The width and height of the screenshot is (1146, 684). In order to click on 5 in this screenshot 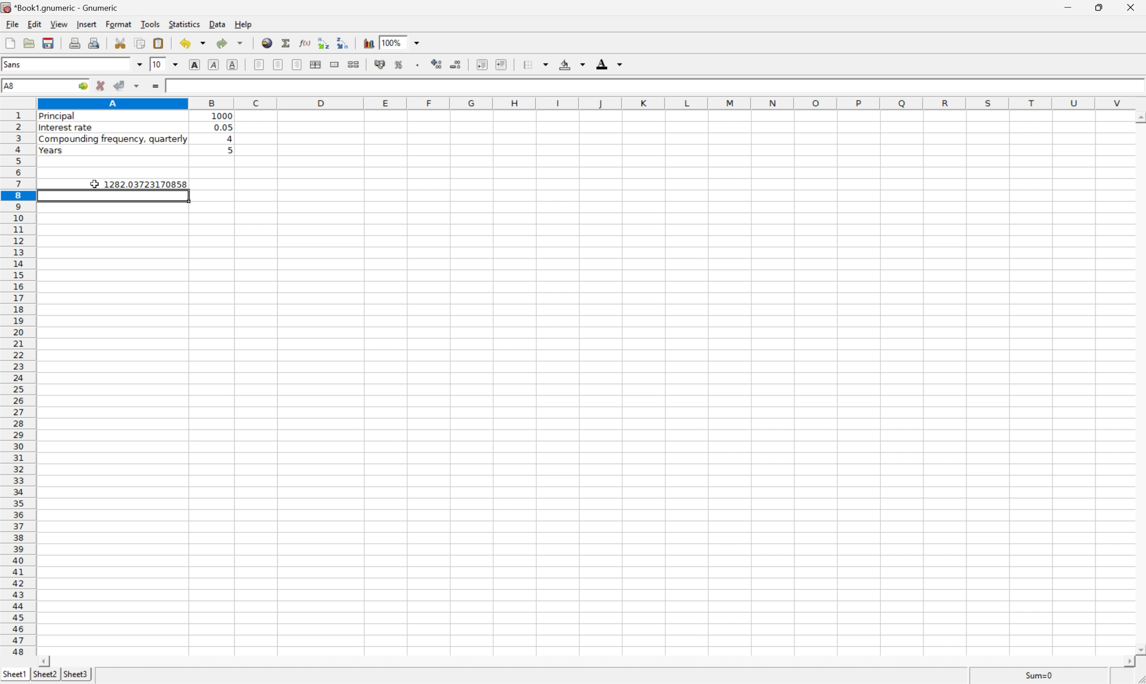, I will do `click(228, 149)`.